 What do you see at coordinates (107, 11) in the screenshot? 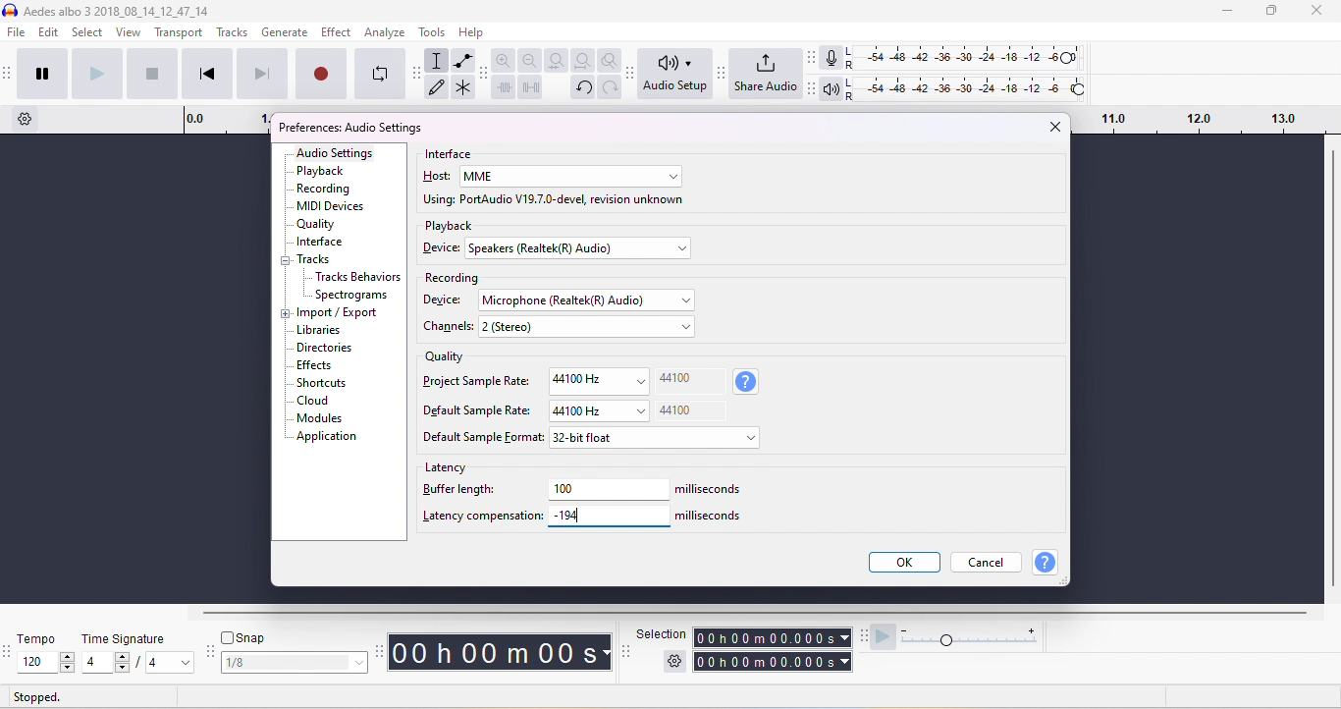
I see `aedes albo 3 3 _2018_08_14_12_47_14` at bounding box center [107, 11].